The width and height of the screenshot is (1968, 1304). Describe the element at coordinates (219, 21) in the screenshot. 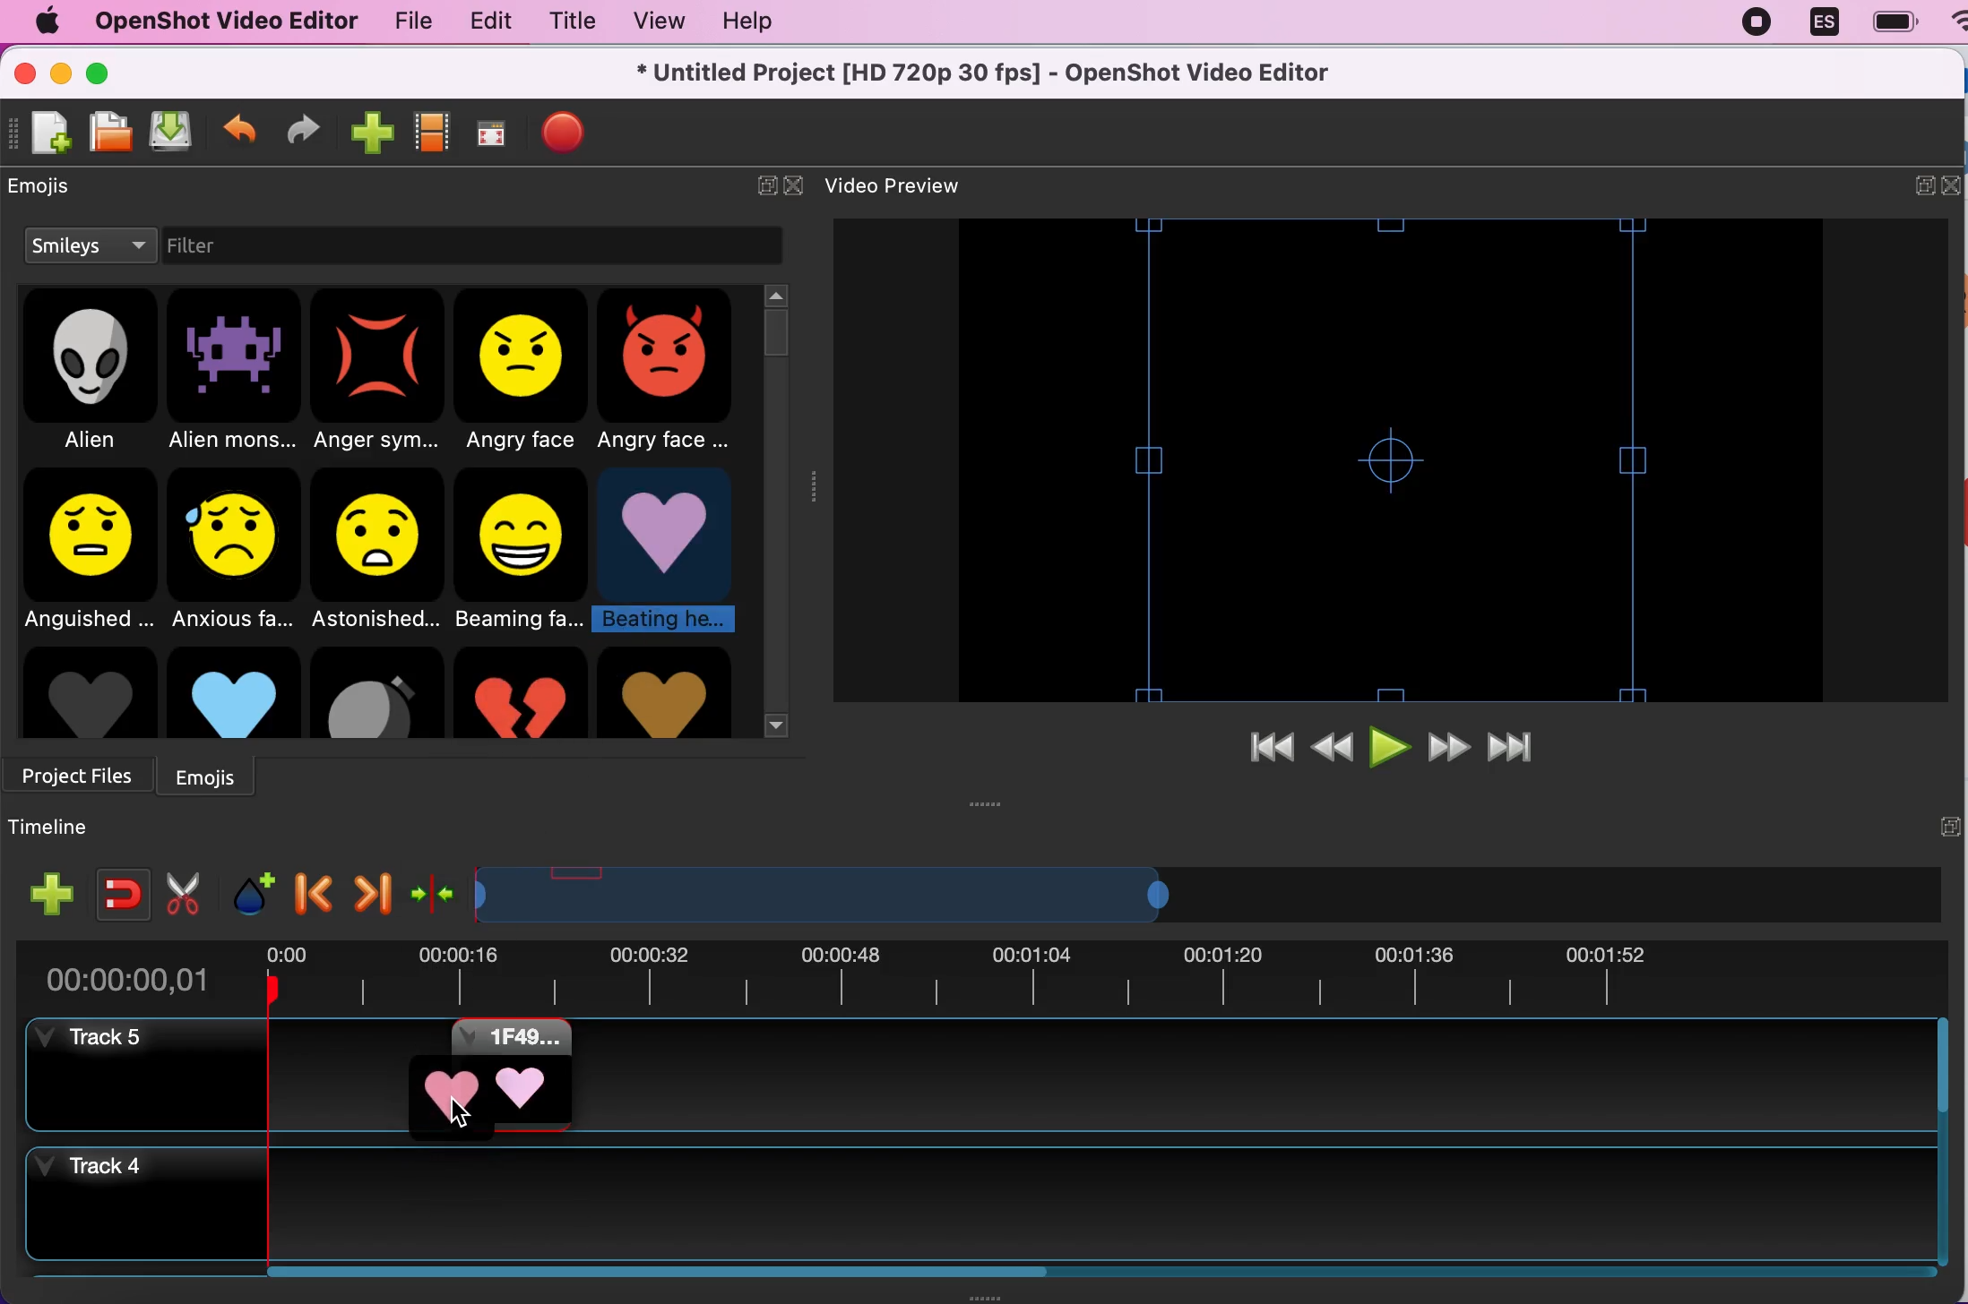

I see `openshot video editor` at that location.